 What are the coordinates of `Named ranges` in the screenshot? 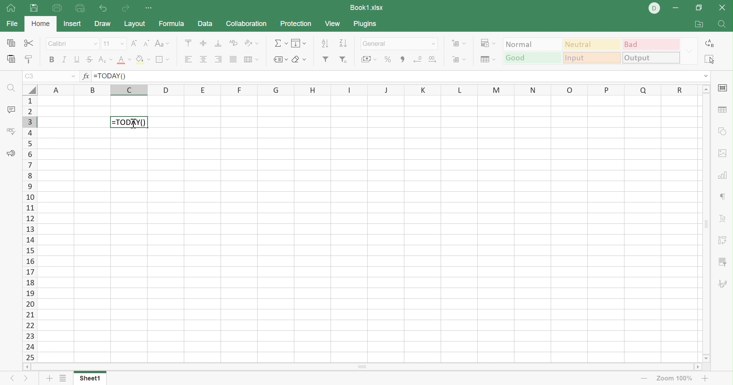 It's located at (280, 59).